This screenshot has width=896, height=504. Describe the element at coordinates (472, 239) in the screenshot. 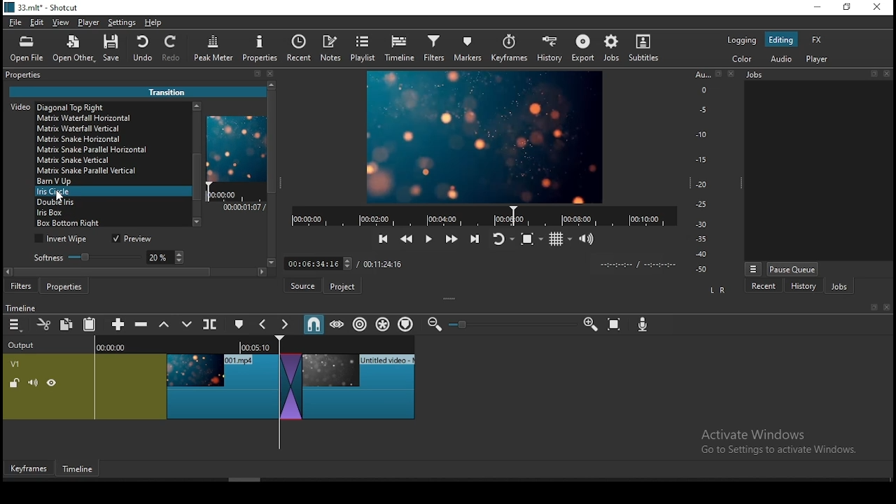

I see `skip to next point` at that location.